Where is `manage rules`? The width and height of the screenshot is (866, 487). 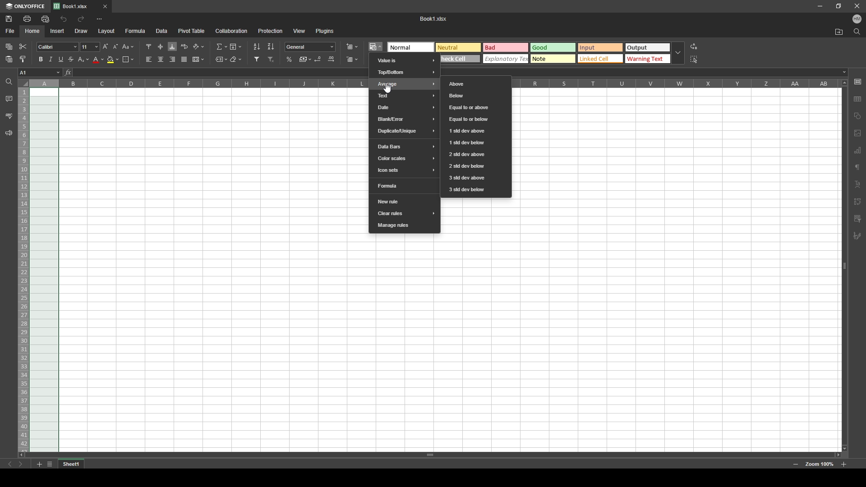
manage rules is located at coordinates (405, 226).